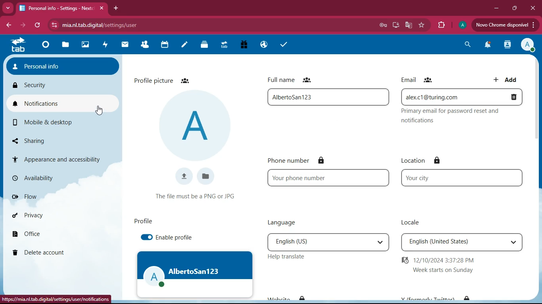 The image size is (542, 304). I want to click on mail, so click(123, 46).